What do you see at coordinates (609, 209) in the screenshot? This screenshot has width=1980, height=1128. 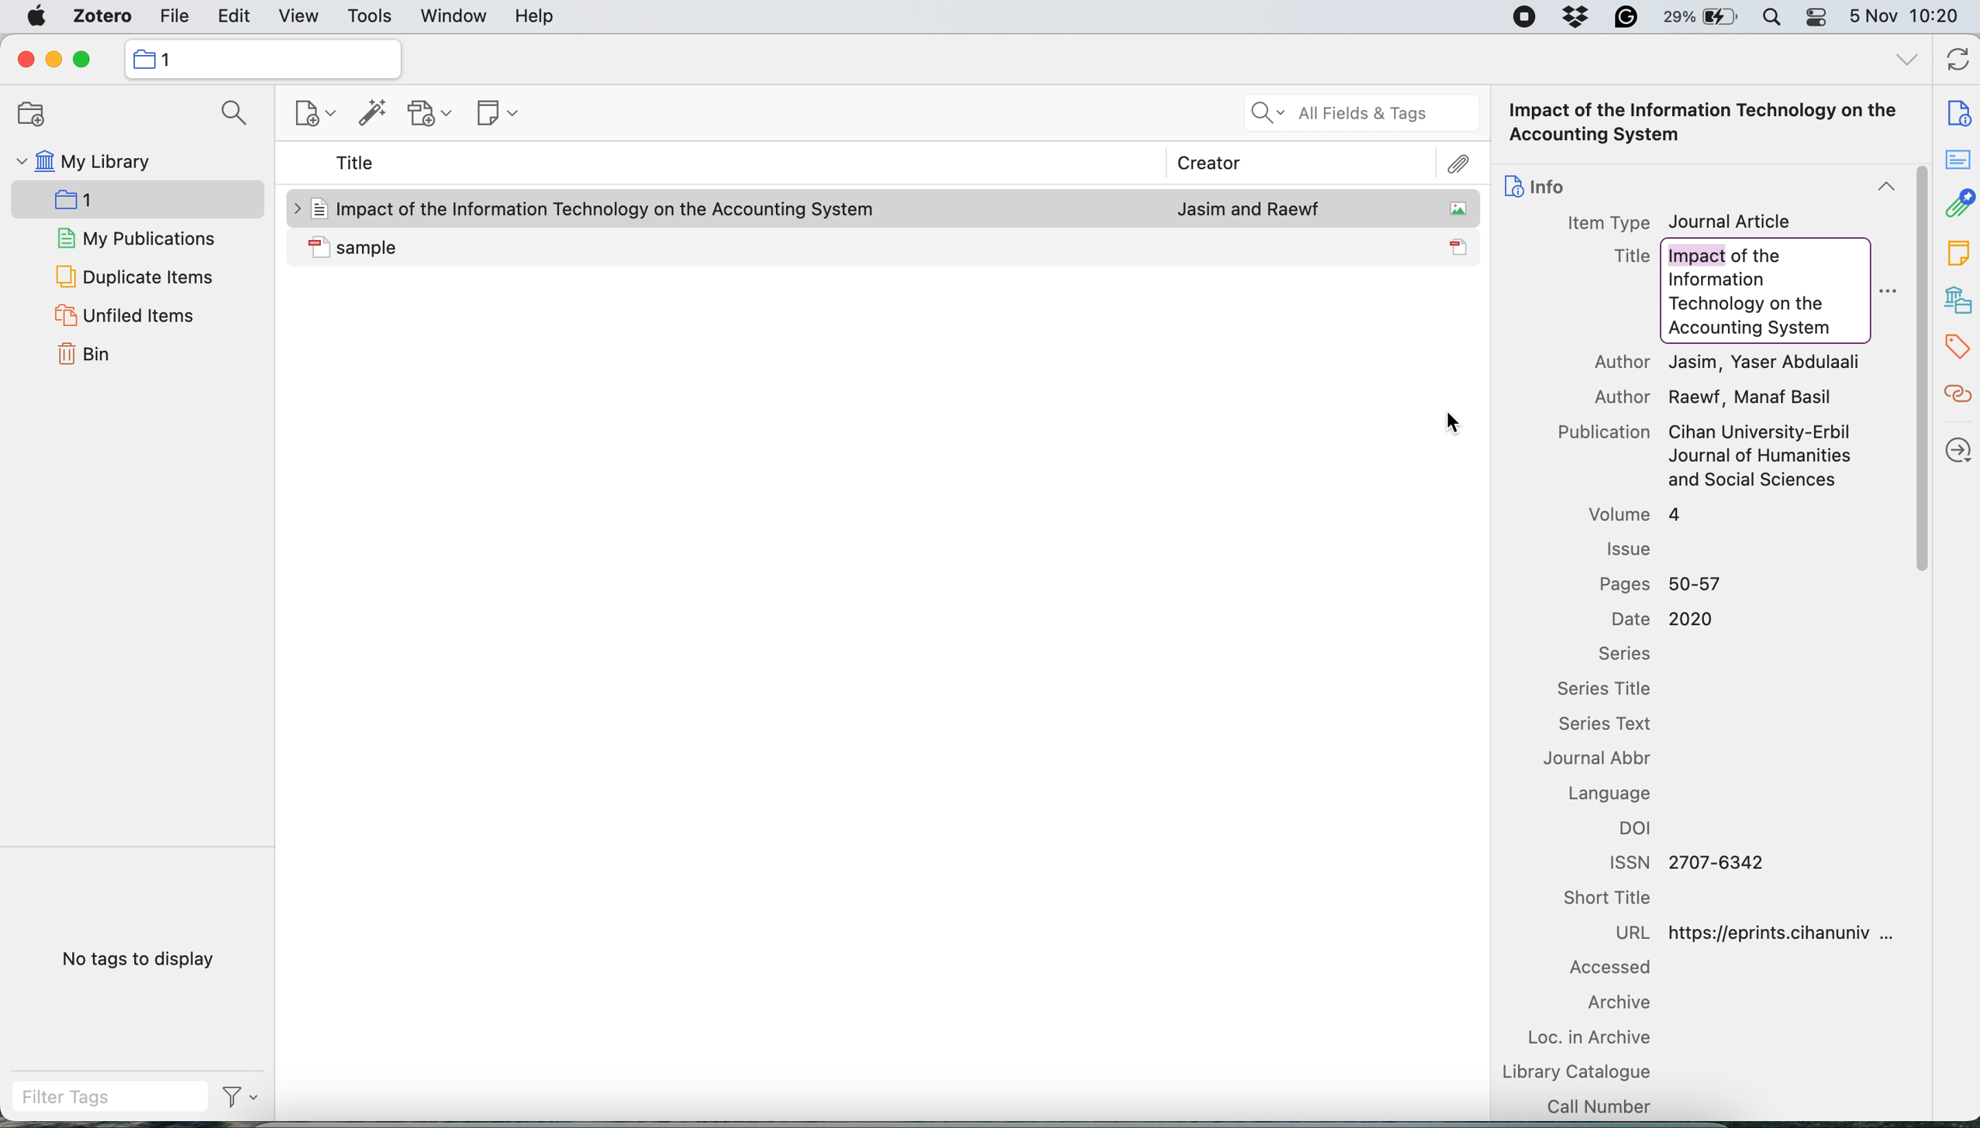 I see `Impact of the Information Technology on the Accounting System` at bounding box center [609, 209].